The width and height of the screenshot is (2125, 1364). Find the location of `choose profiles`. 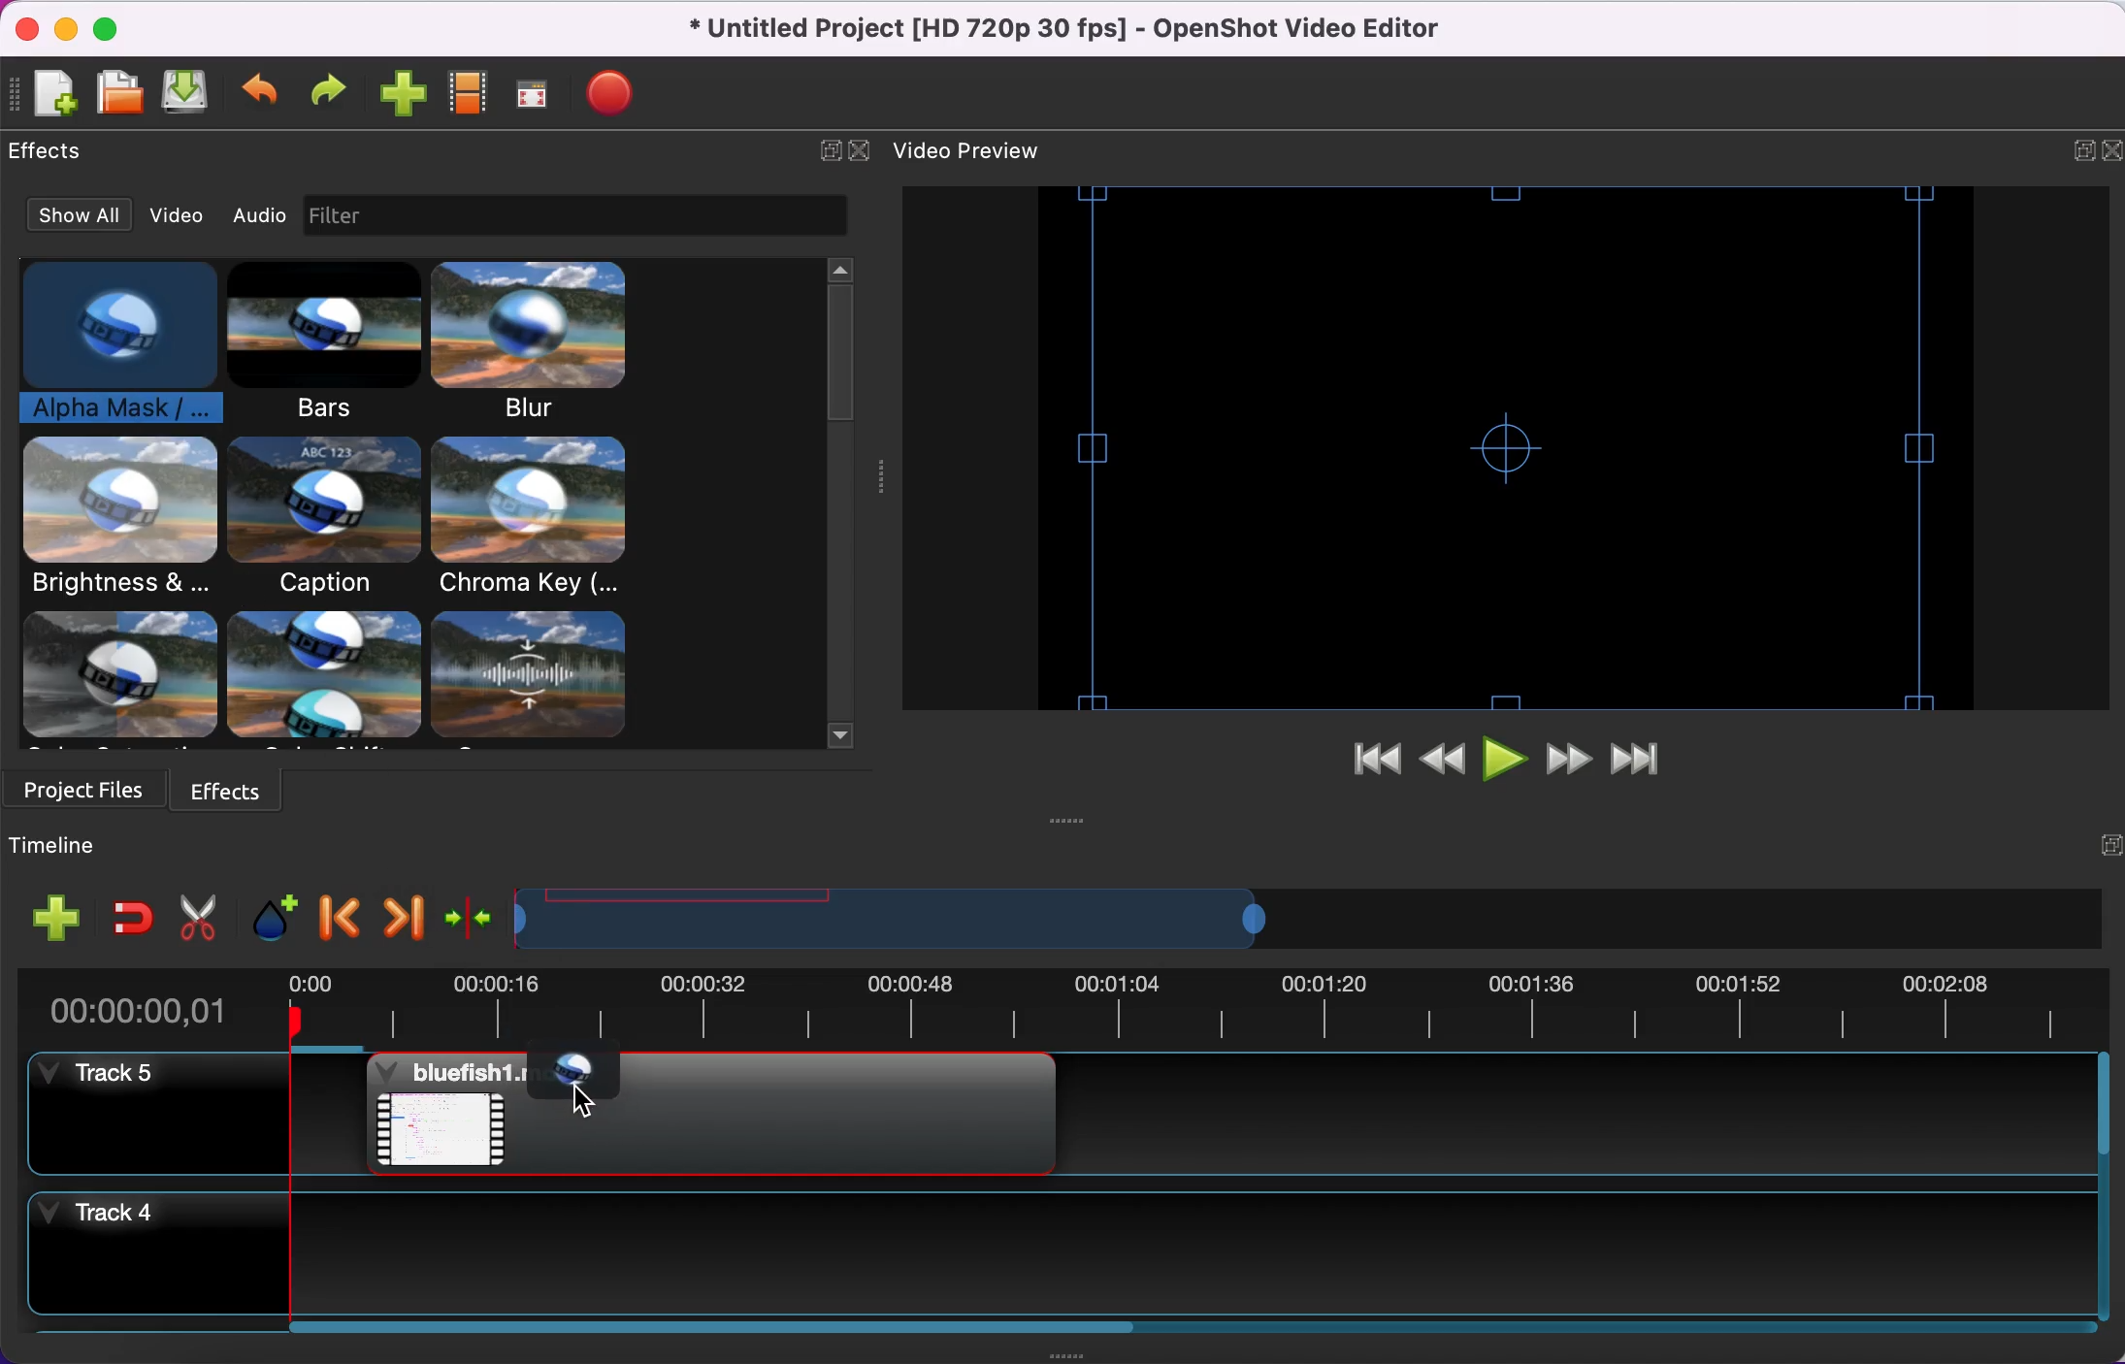

choose profiles is located at coordinates (471, 99).